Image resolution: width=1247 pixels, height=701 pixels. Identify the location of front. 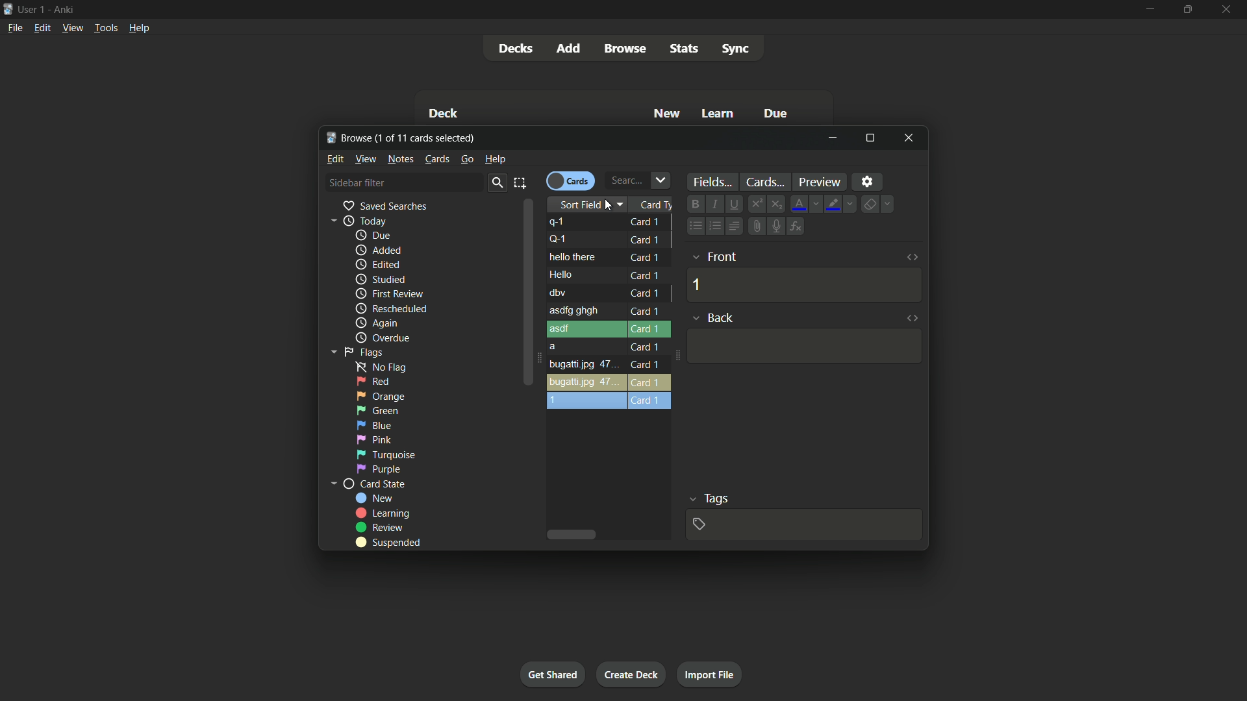
(723, 256).